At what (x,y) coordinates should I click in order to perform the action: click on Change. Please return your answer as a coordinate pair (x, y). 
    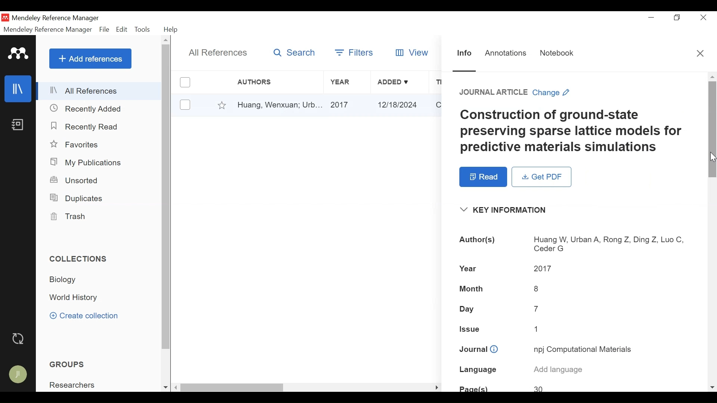
    Looking at the image, I should click on (552, 93).